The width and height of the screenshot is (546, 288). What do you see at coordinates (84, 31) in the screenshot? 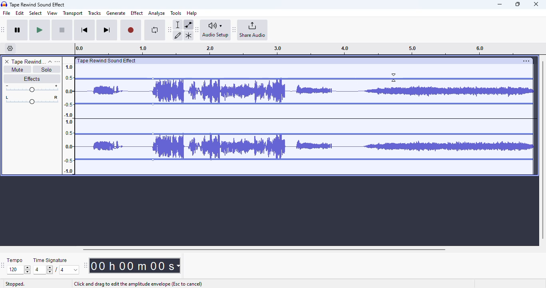
I see `skip to start` at bounding box center [84, 31].